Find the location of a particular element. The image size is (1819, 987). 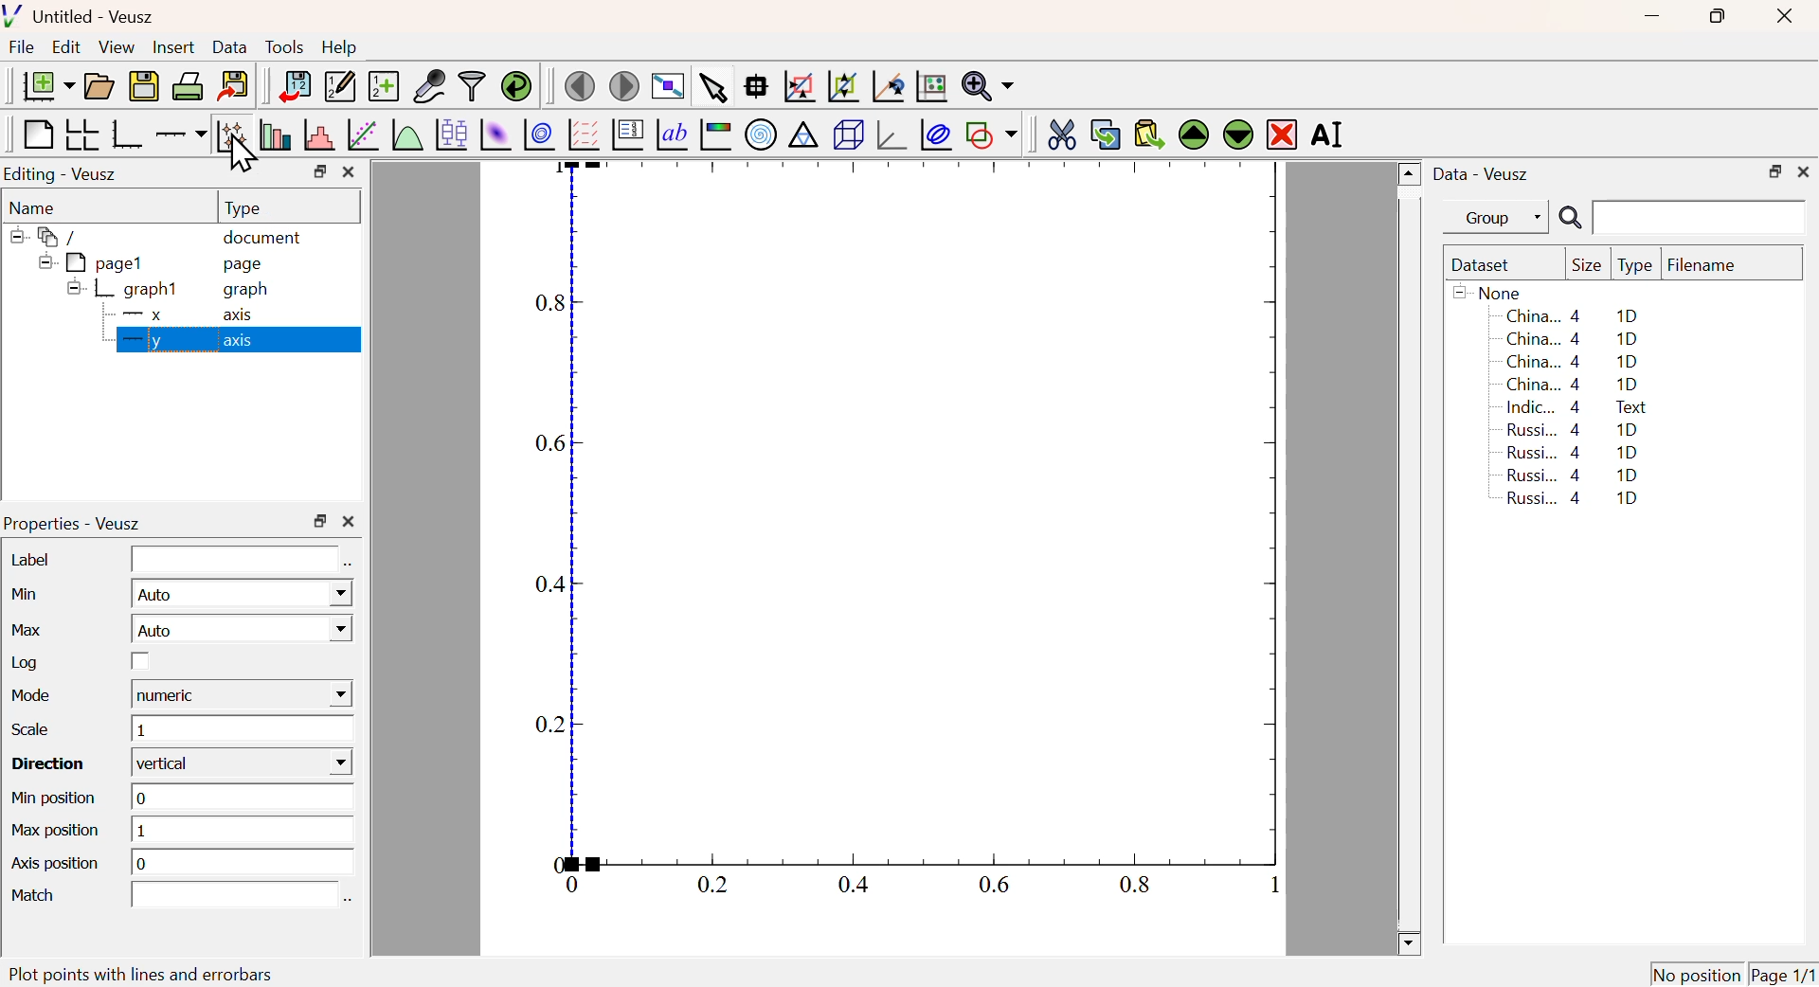

Plot Key is located at coordinates (626, 134).